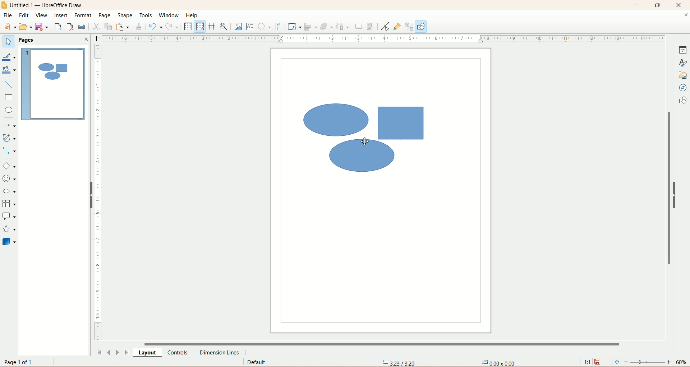 This screenshot has height=367, width=690. Describe the element at coordinates (9, 229) in the screenshot. I see `stars and banners` at that location.